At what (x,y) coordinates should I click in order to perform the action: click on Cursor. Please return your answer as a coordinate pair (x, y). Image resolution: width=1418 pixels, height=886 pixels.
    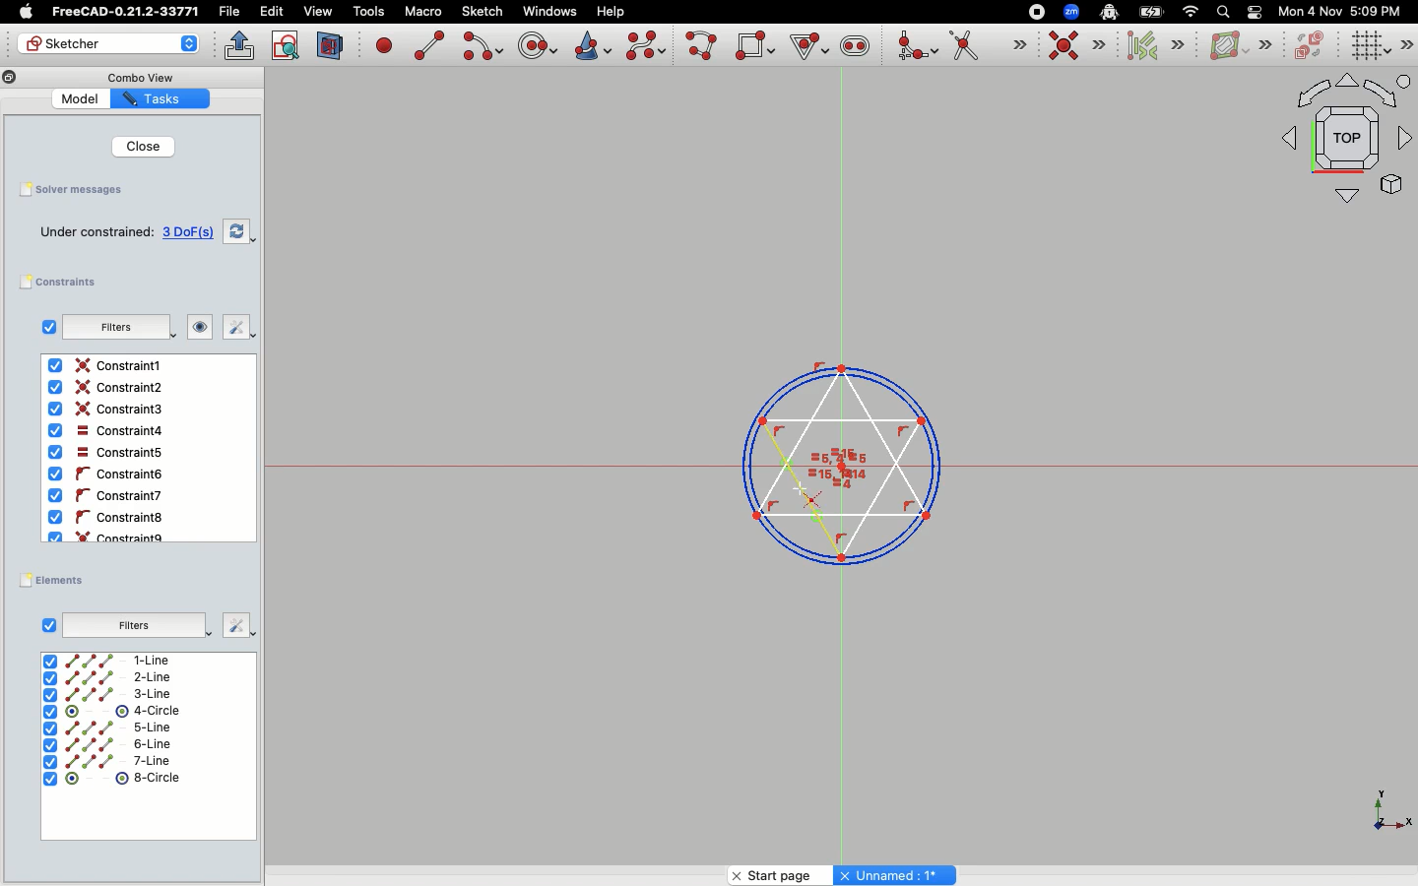
    Looking at the image, I should click on (800, 488).